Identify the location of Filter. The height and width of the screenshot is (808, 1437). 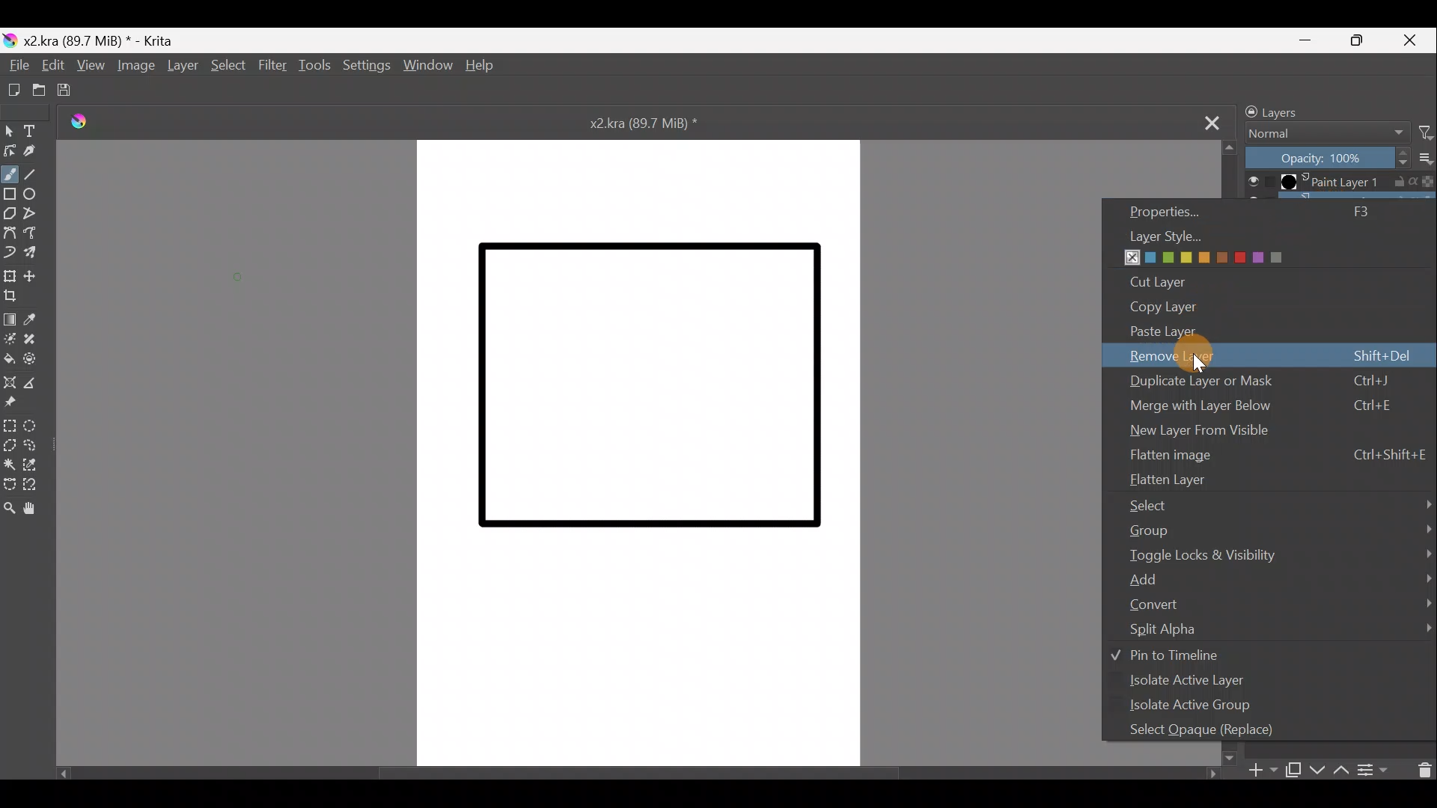
(1424, 133).